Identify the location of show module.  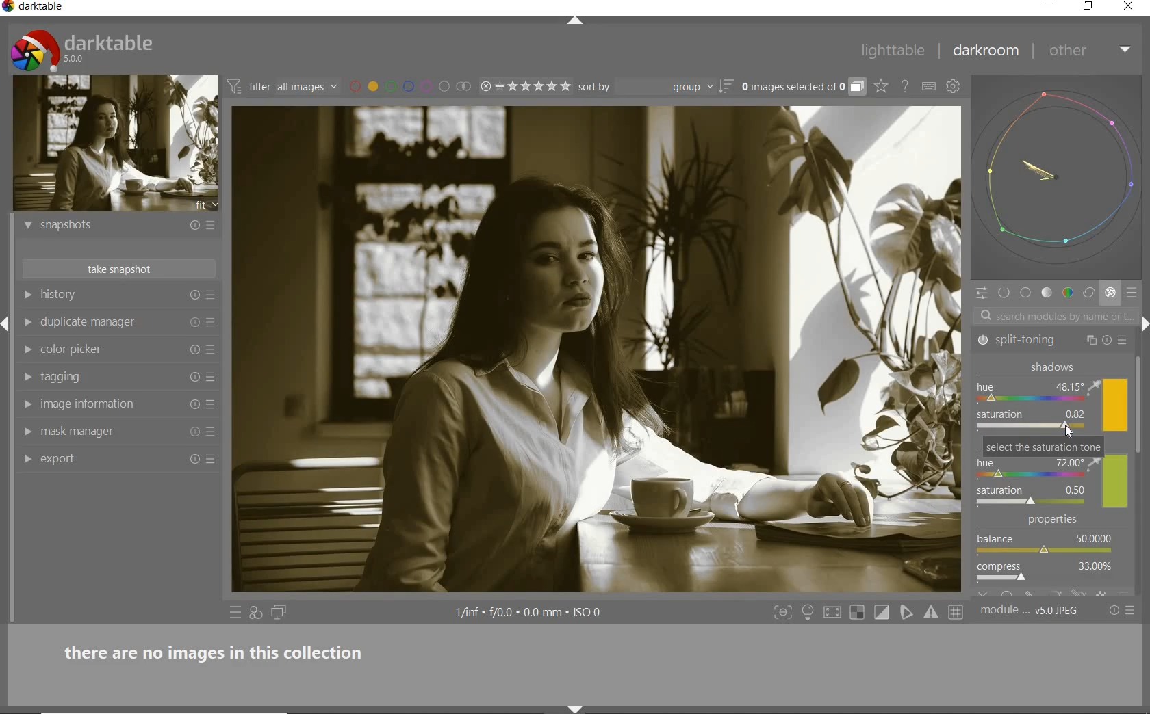
(25, 378).